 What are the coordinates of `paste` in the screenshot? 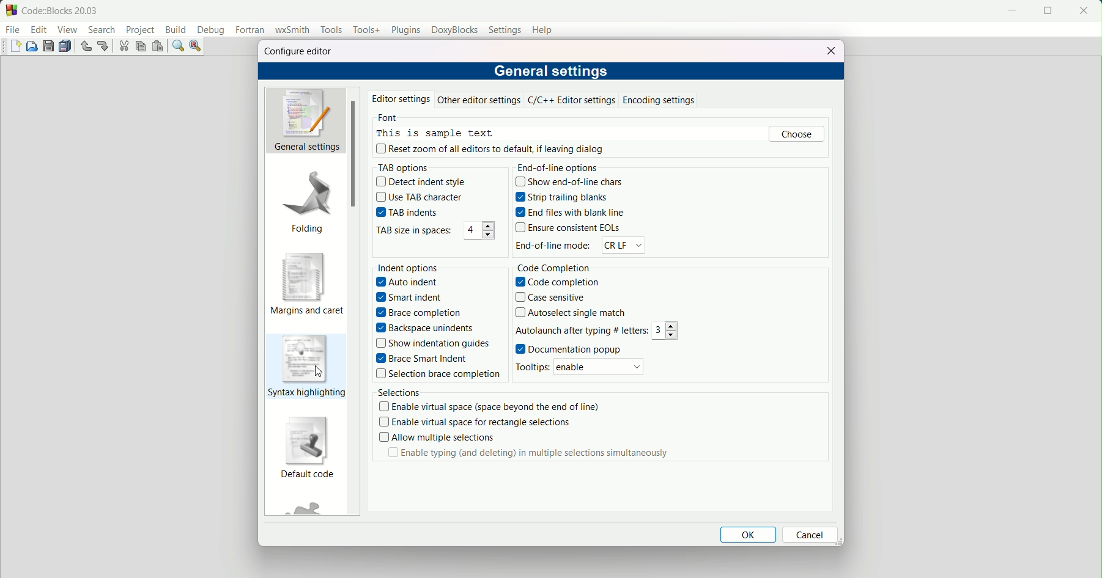 It's located at (157, 46).